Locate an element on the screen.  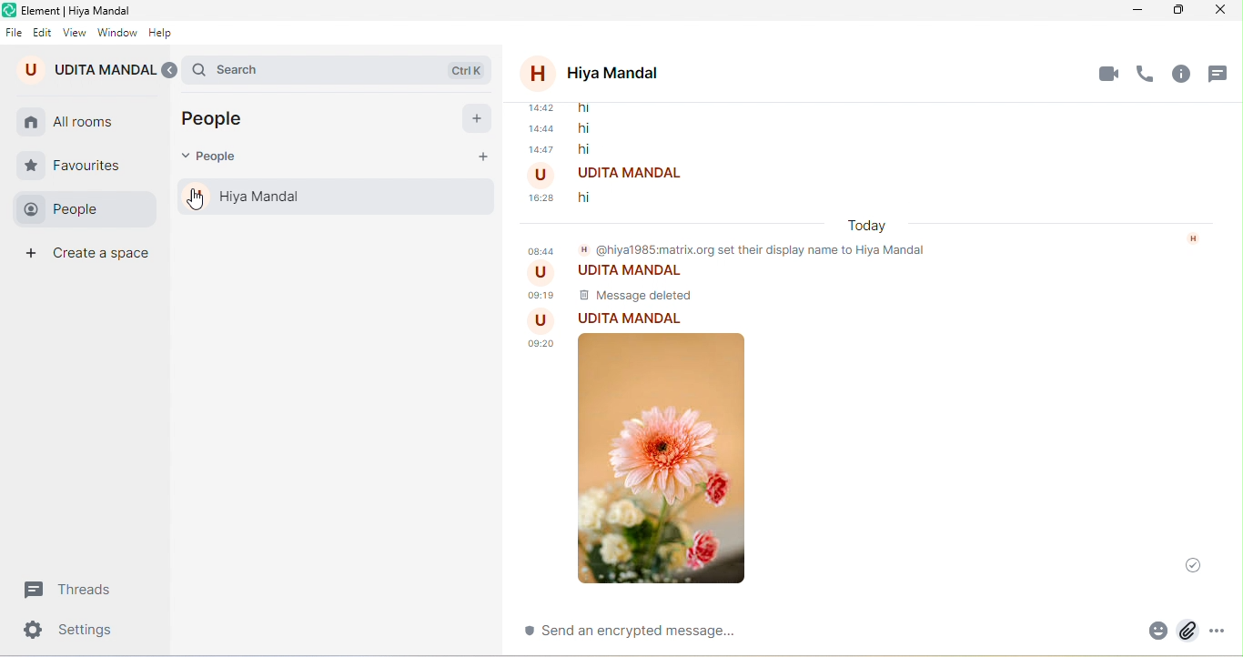
udita mandal is located at coordinates (631, 318).